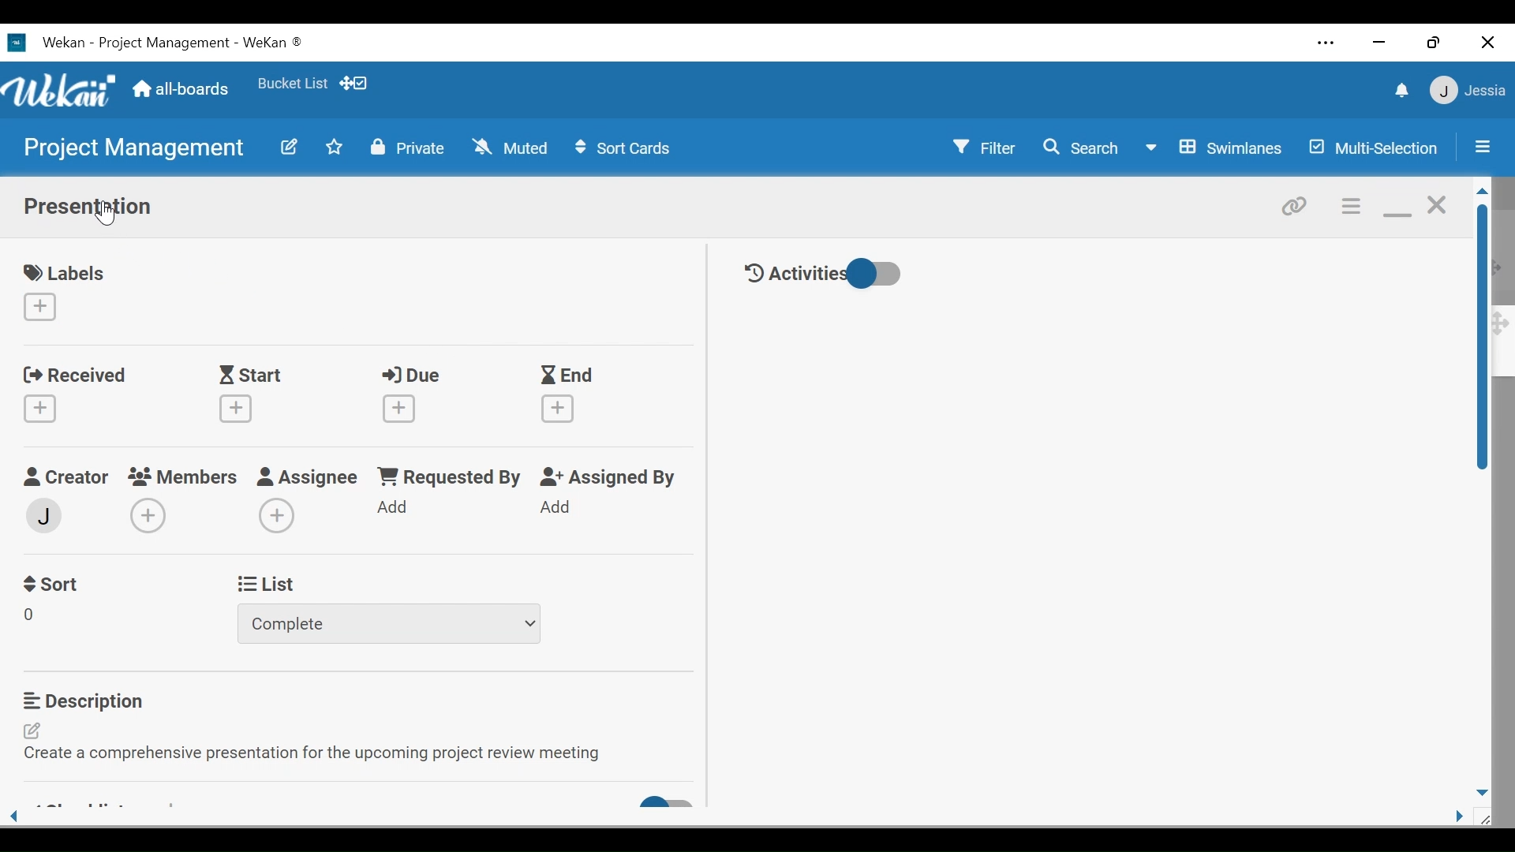 Image resolution: width=1515 pixels, height=852 pixels. Describe the element at coordinates (386, 623) in the screenshot. I see `Dropdown list` at that location.